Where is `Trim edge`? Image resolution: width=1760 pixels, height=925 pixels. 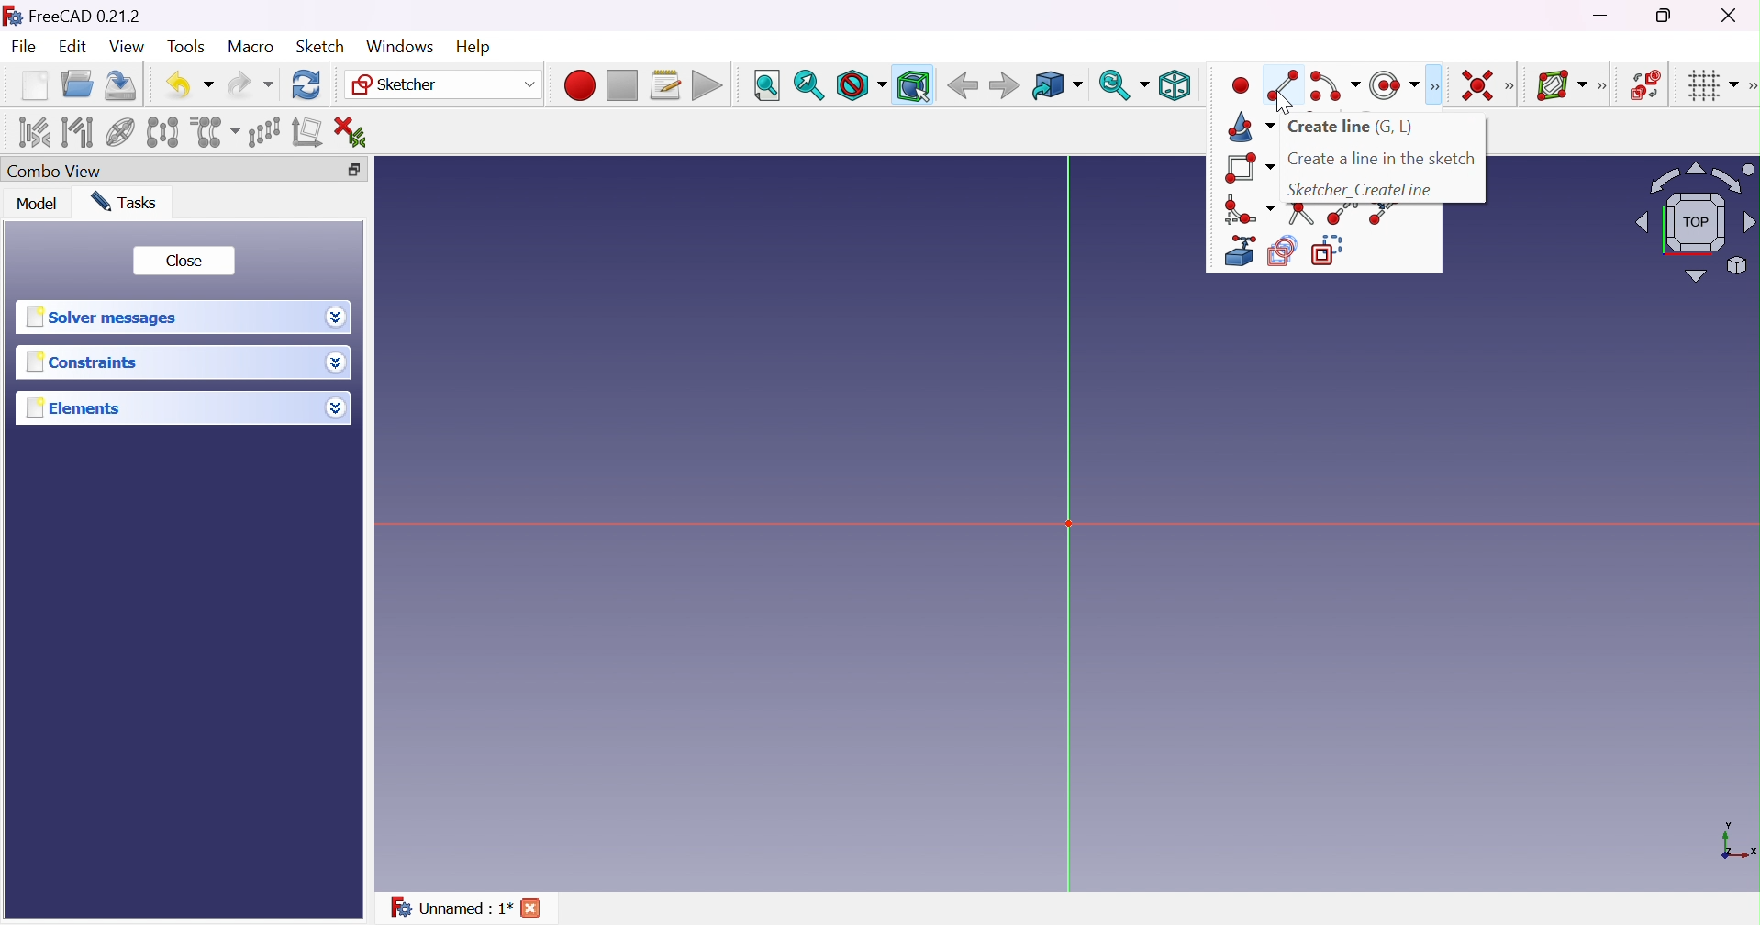 Trim edge is located at coordinates (1302, 213).